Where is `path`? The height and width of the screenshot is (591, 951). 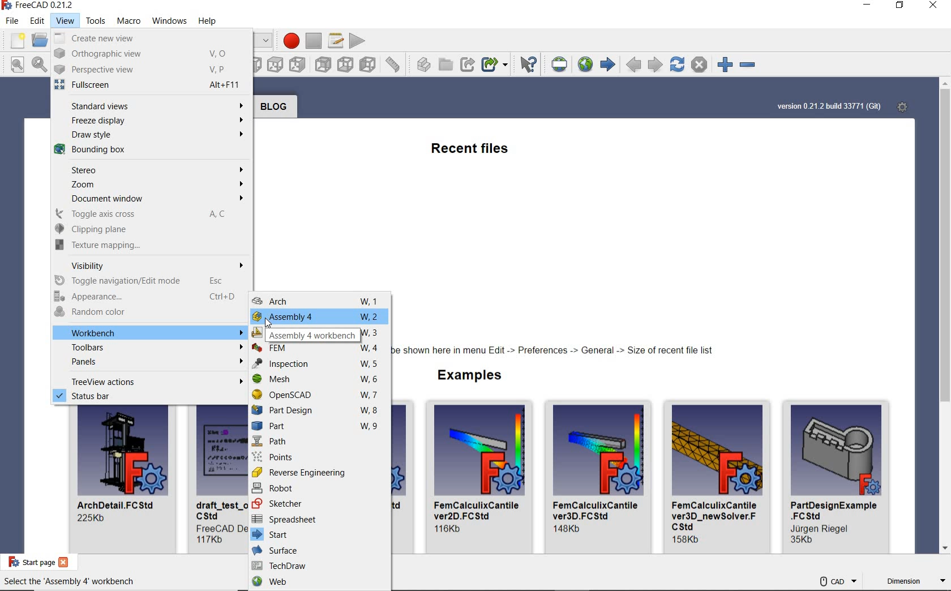
path is located at coordinates (321, 441).